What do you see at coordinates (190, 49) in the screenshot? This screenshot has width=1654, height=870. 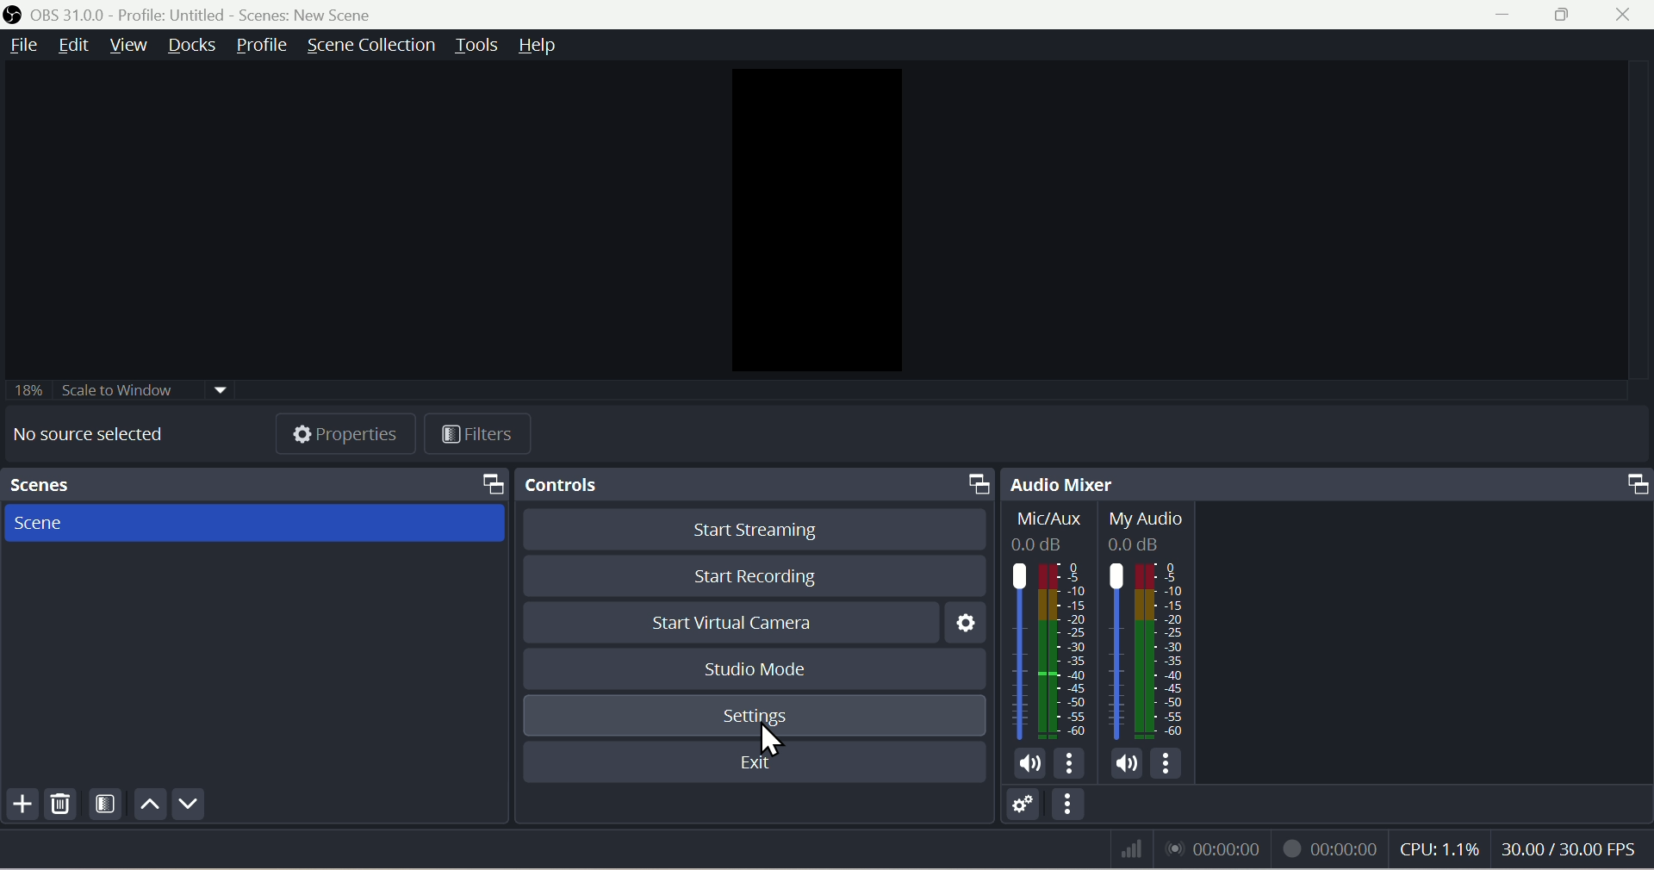 I see `Docks` at bounding box center [190, 49].